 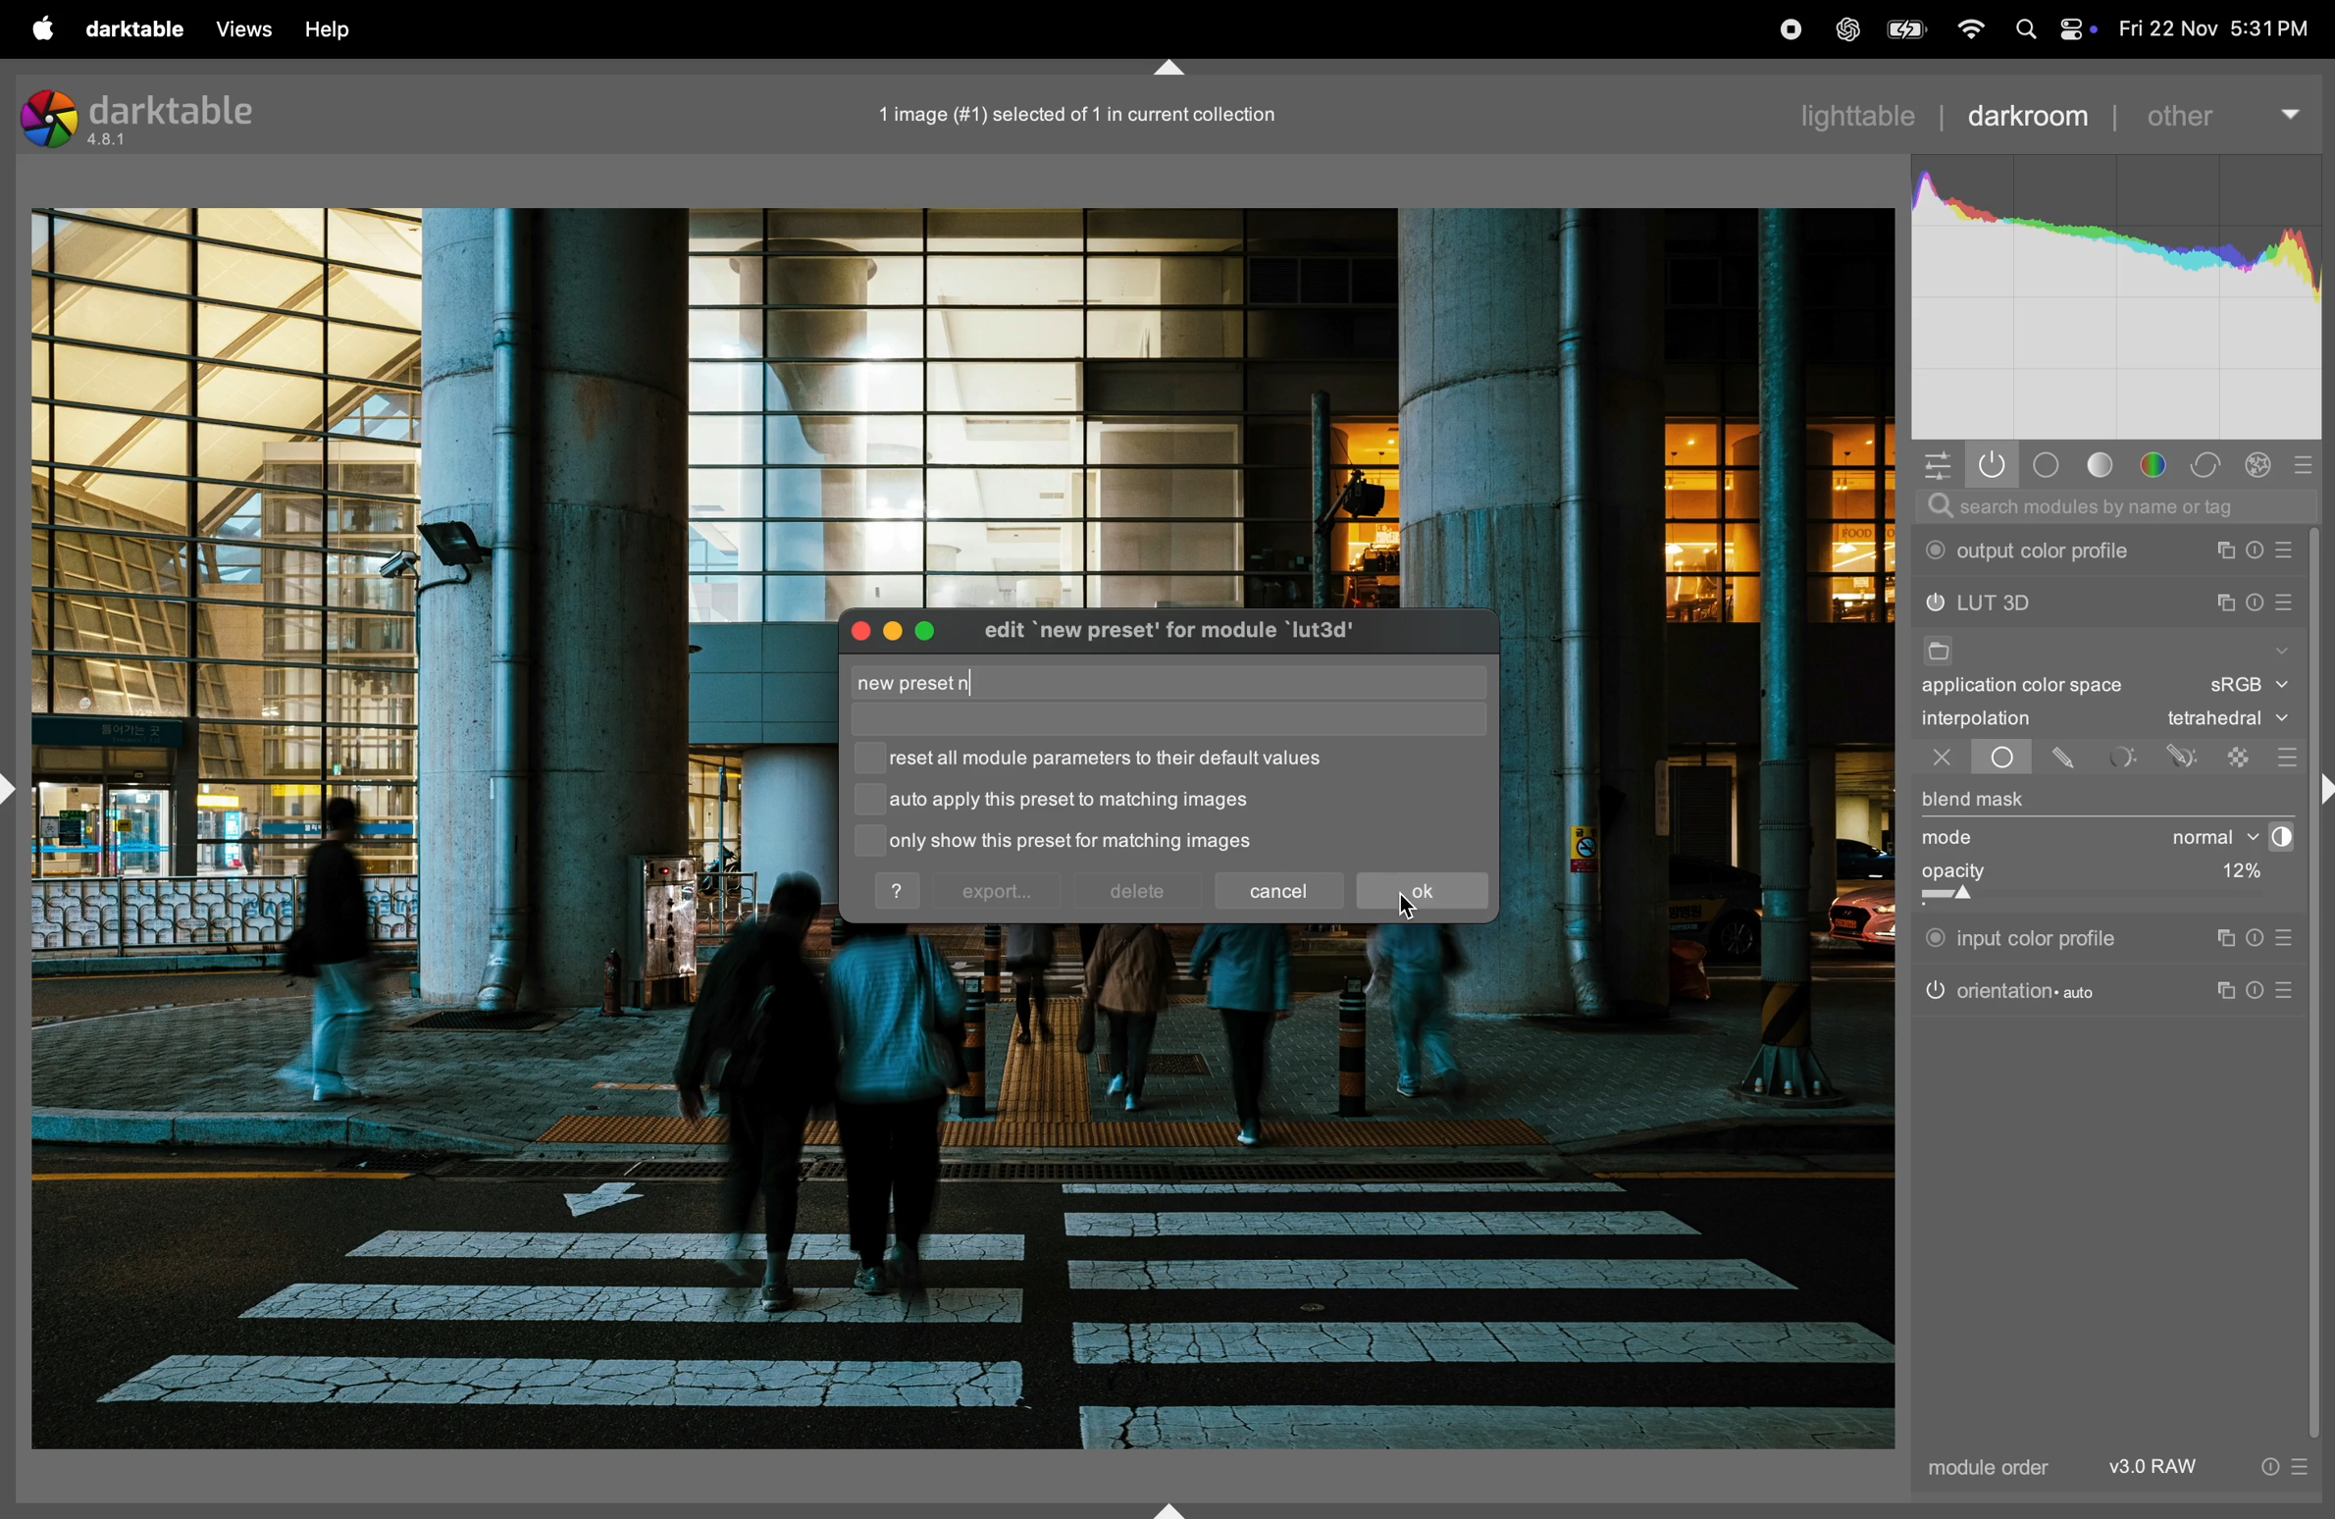 What do you see at coordinates (1097, 843) in the screenshot?
I see `only show images` at bounding box center [1097, 843].